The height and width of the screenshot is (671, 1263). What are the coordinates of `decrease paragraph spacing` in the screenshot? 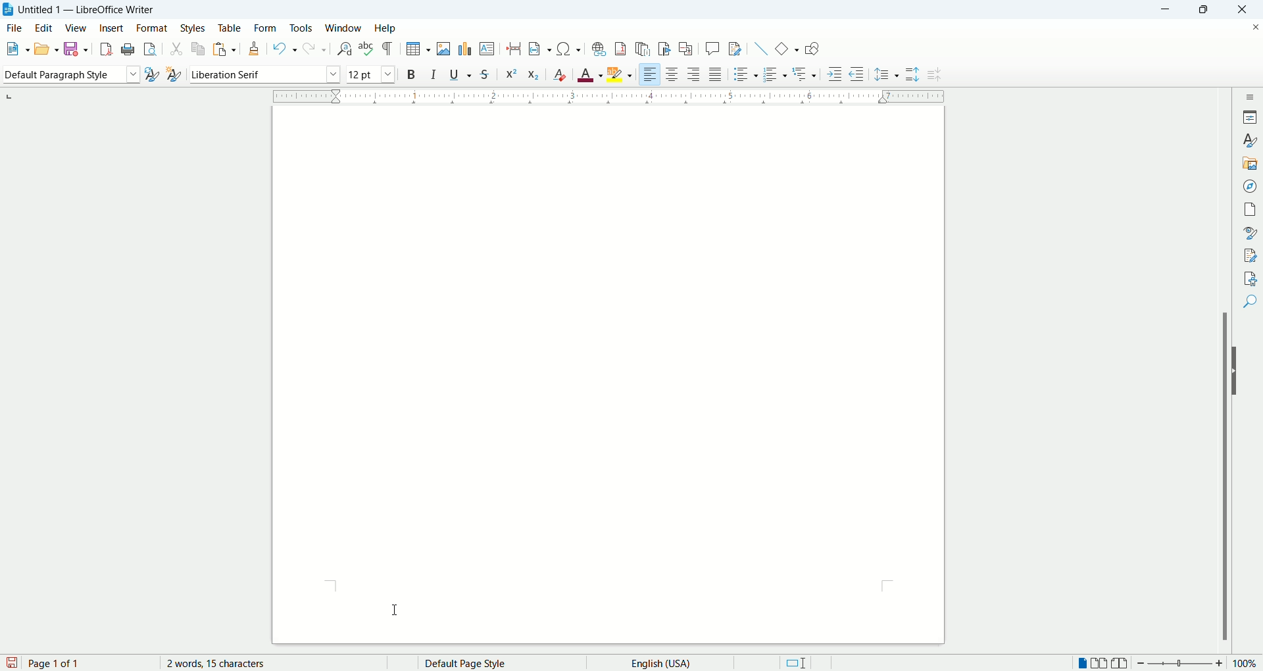 It's located at (934, 75).